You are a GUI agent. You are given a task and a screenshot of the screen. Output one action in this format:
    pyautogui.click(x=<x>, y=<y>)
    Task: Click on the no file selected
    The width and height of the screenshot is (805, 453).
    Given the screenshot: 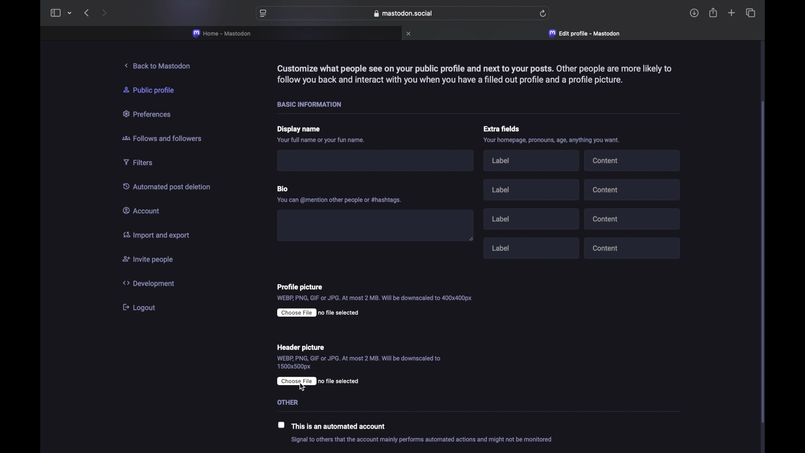 What is the action you would take?
    pyautogui.click(x=318, y=313)
    